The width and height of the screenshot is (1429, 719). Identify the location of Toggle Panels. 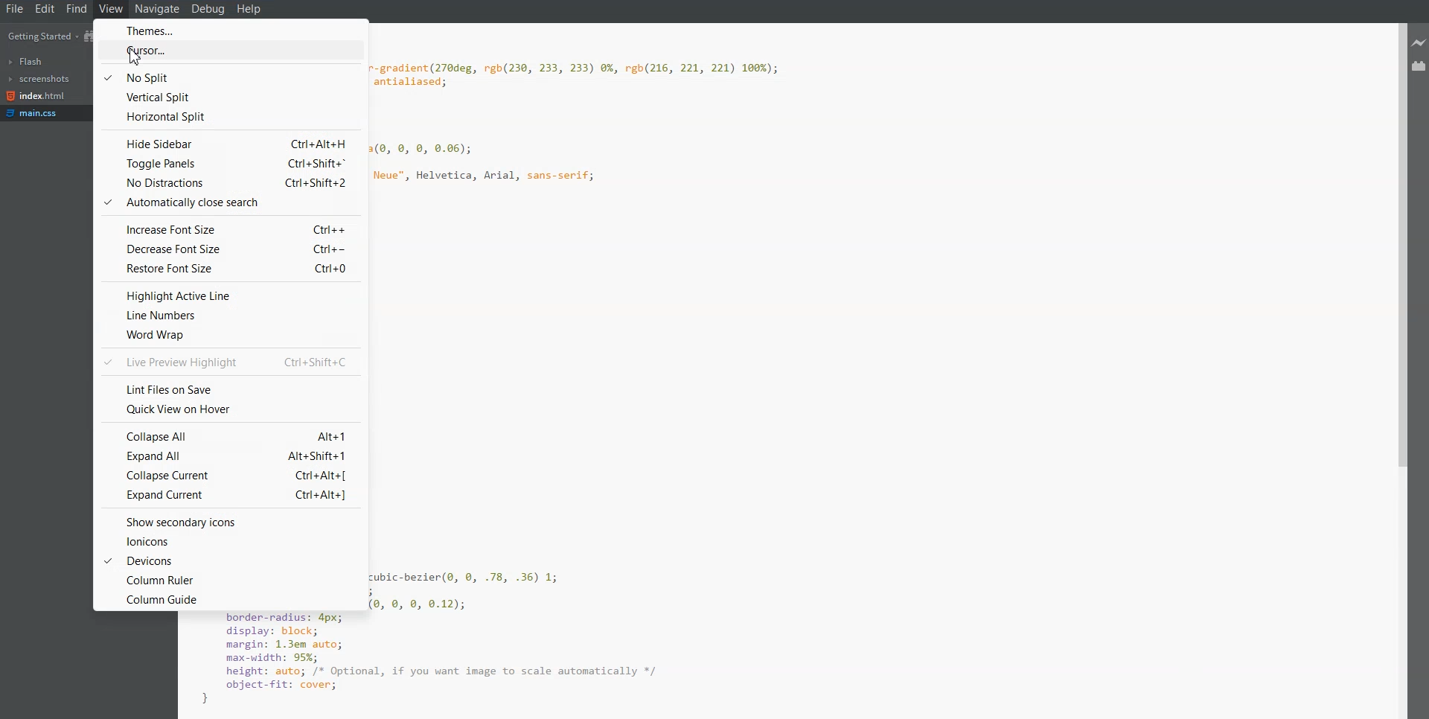
(228, 164).